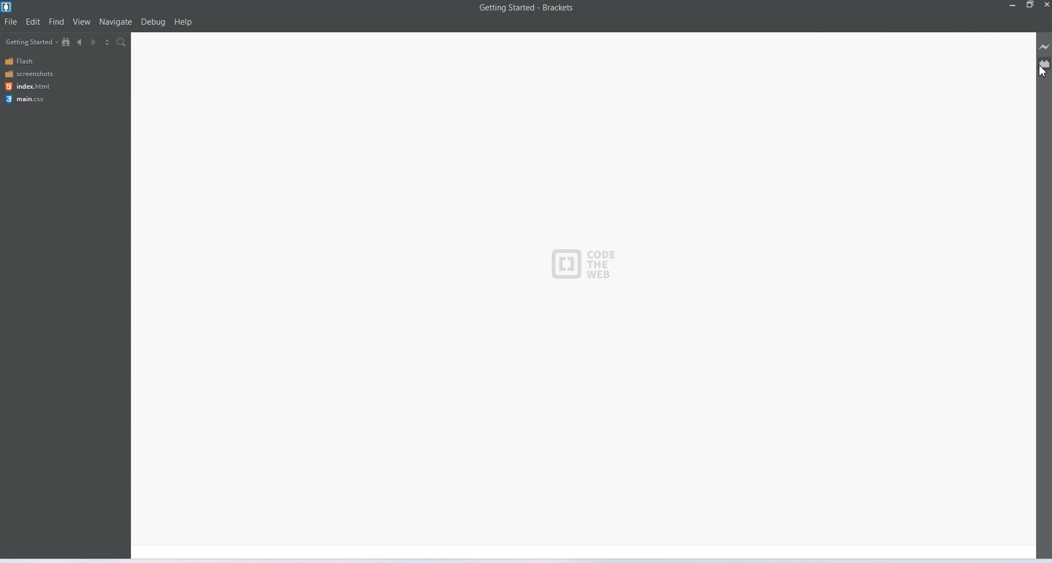 This screenshot has height=563, width=1052. What do you see at coordinates (183, 22) in the screenshot?
I see `Help` at bounding box center [183, 22].